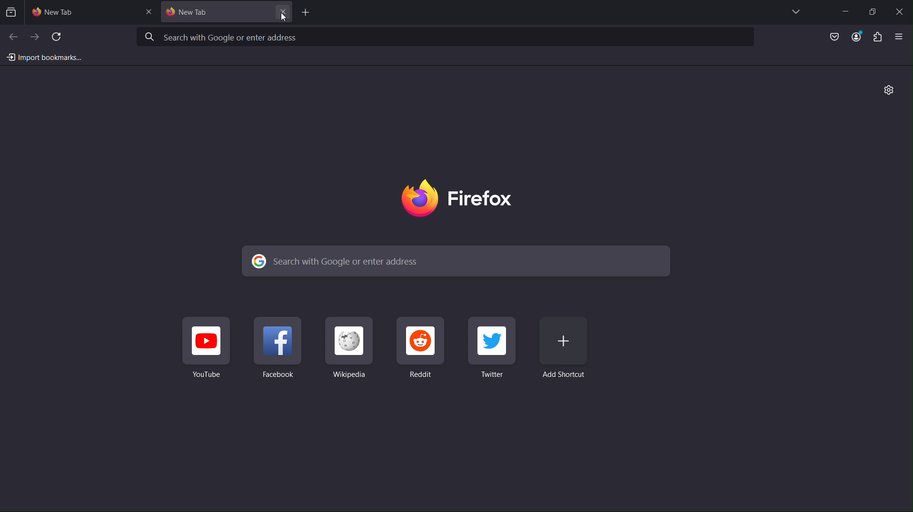 This screenshot has height=512, width=913. Describe the element at coordinates (887, 91) in the screenshot. I see `Settings` at that location.